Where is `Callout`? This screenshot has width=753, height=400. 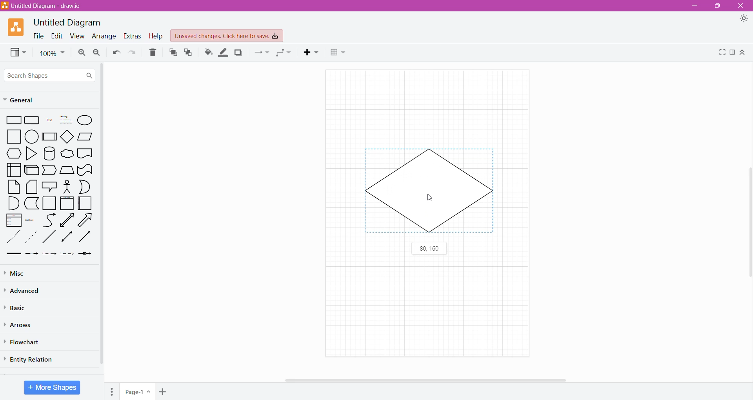 Callout is located at coordinates (49, 187).